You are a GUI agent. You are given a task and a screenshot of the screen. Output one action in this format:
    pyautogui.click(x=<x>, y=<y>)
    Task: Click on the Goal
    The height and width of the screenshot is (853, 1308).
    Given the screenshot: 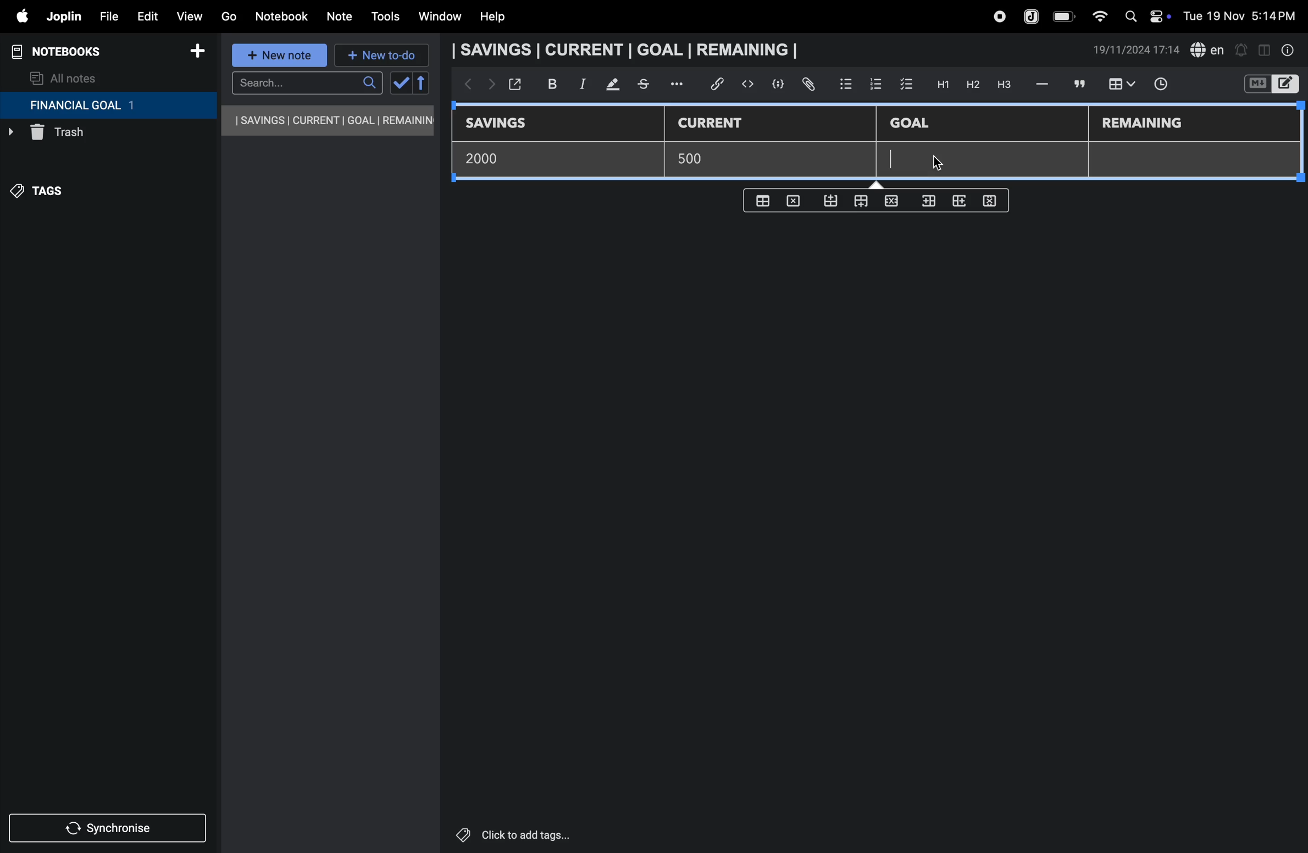 What is the action you would take?
    pyautogui.click(x=917, y=124)
    